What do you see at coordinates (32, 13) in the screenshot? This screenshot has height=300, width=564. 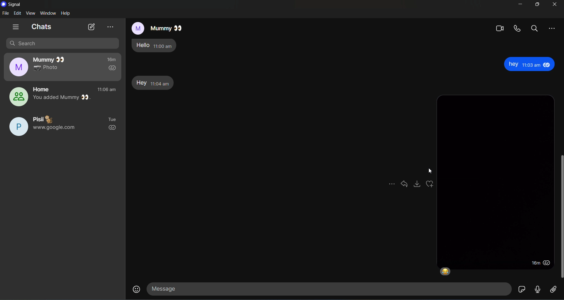 I see `view` at bounding box center [32, 13].